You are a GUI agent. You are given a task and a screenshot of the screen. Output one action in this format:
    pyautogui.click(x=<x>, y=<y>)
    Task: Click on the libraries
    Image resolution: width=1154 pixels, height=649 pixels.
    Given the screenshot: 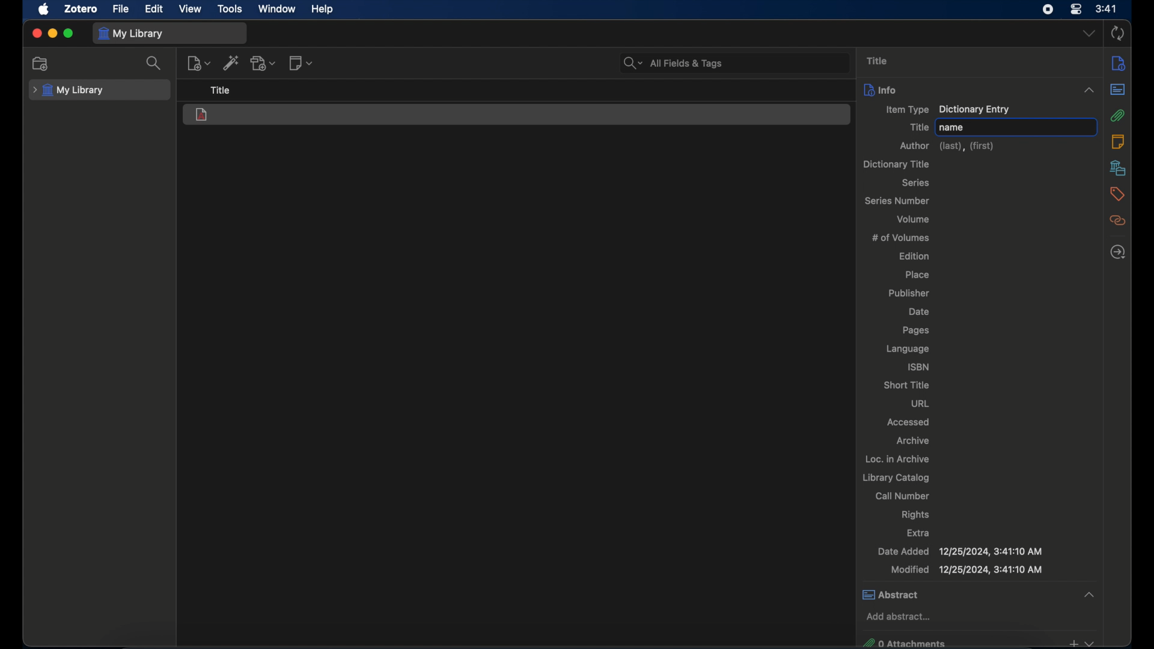 What is the action you would take?
    pyautogui.click(x=1119, y=168)
    